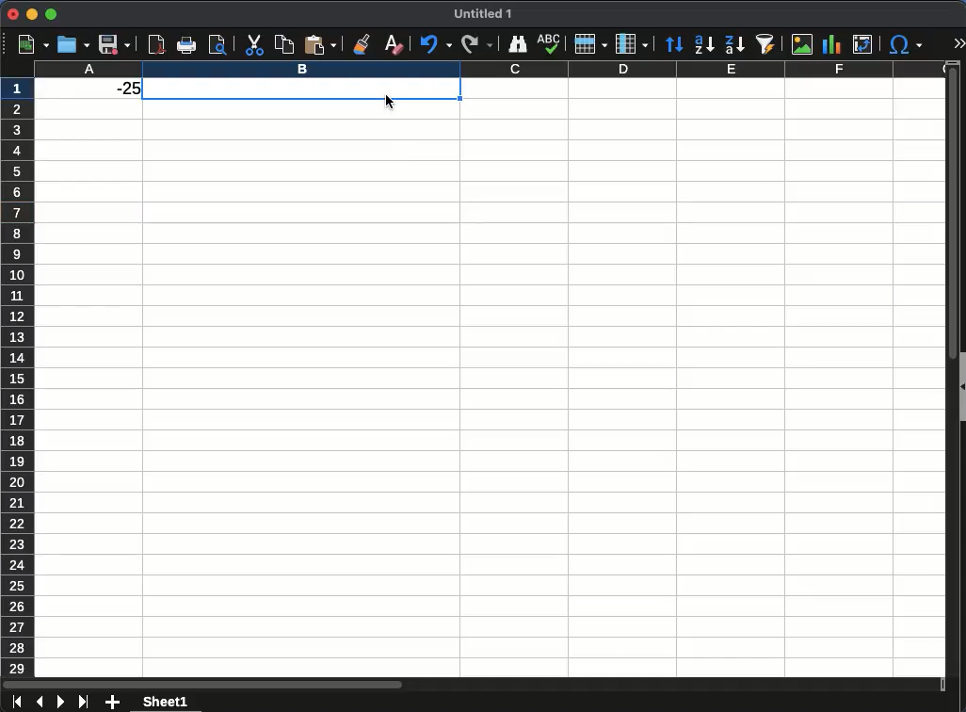 This screenshot has width=966, height=712. What do you see at coordinates (72, 45) in the screenshot?
I see `open` at bounding box center [72, 45].